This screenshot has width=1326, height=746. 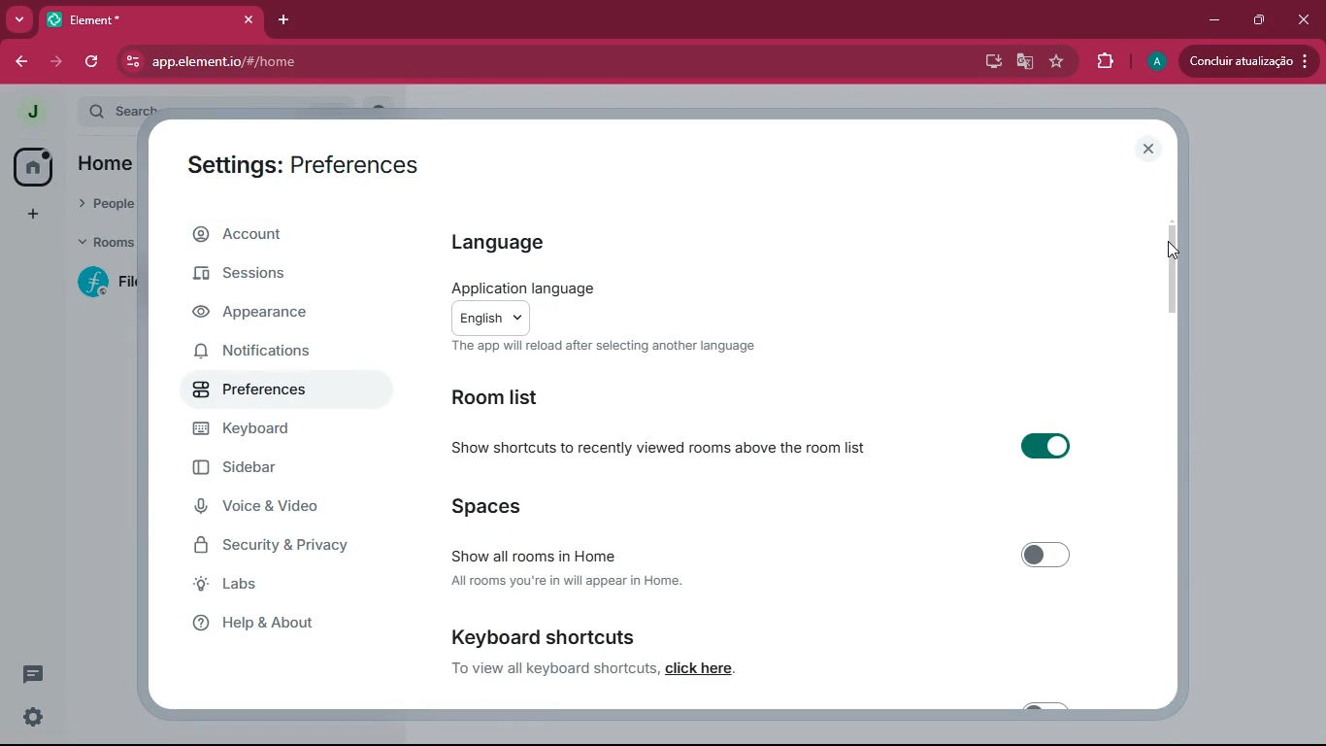 What do you see at coordinates (534, 395) in the screenshot?
I see `room list` at bounding box center [534, 395].